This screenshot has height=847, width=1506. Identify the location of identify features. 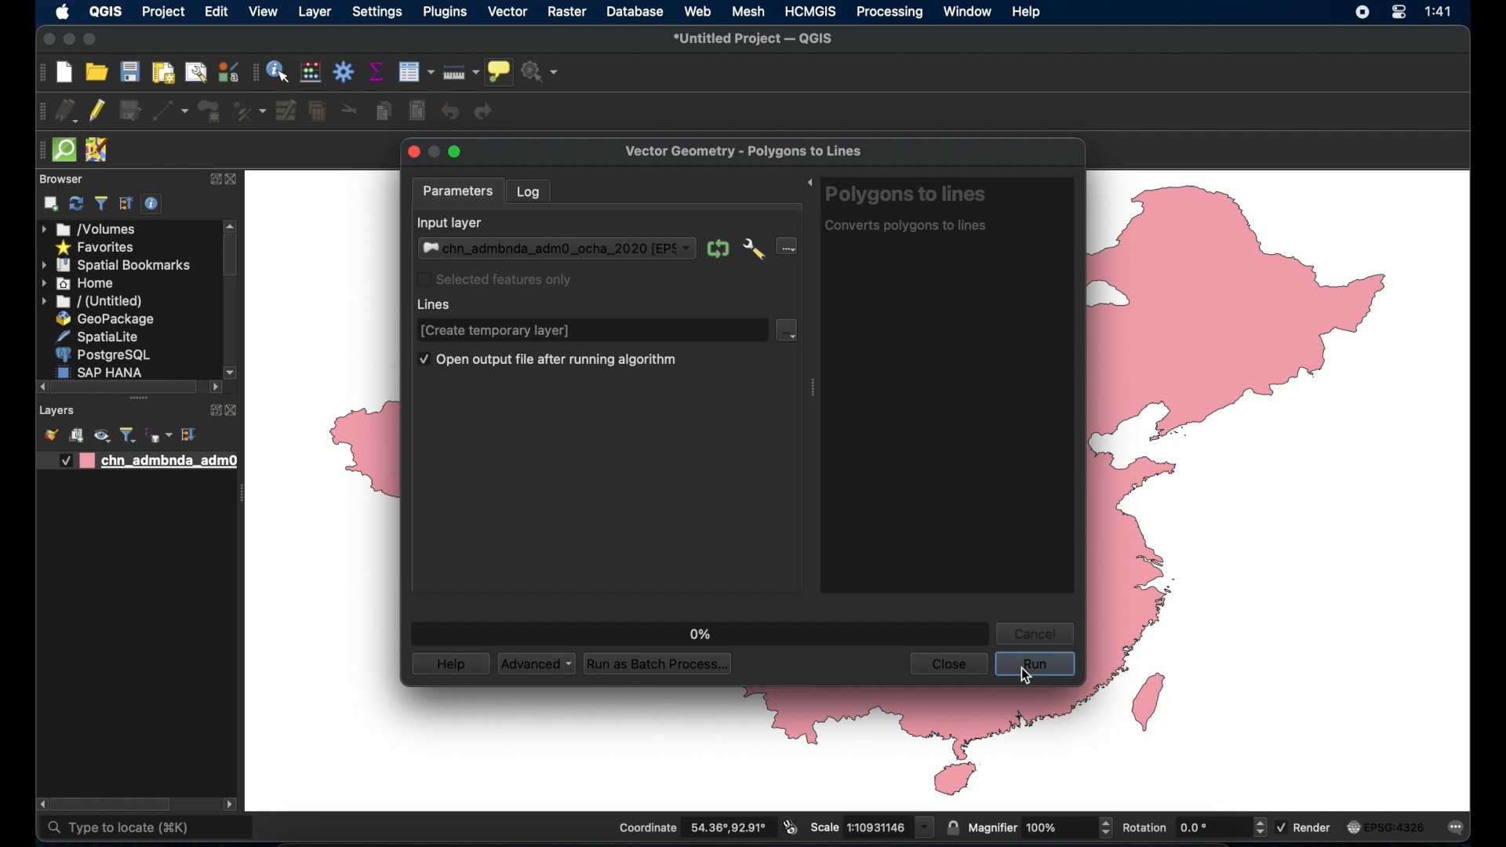
(278, 71).